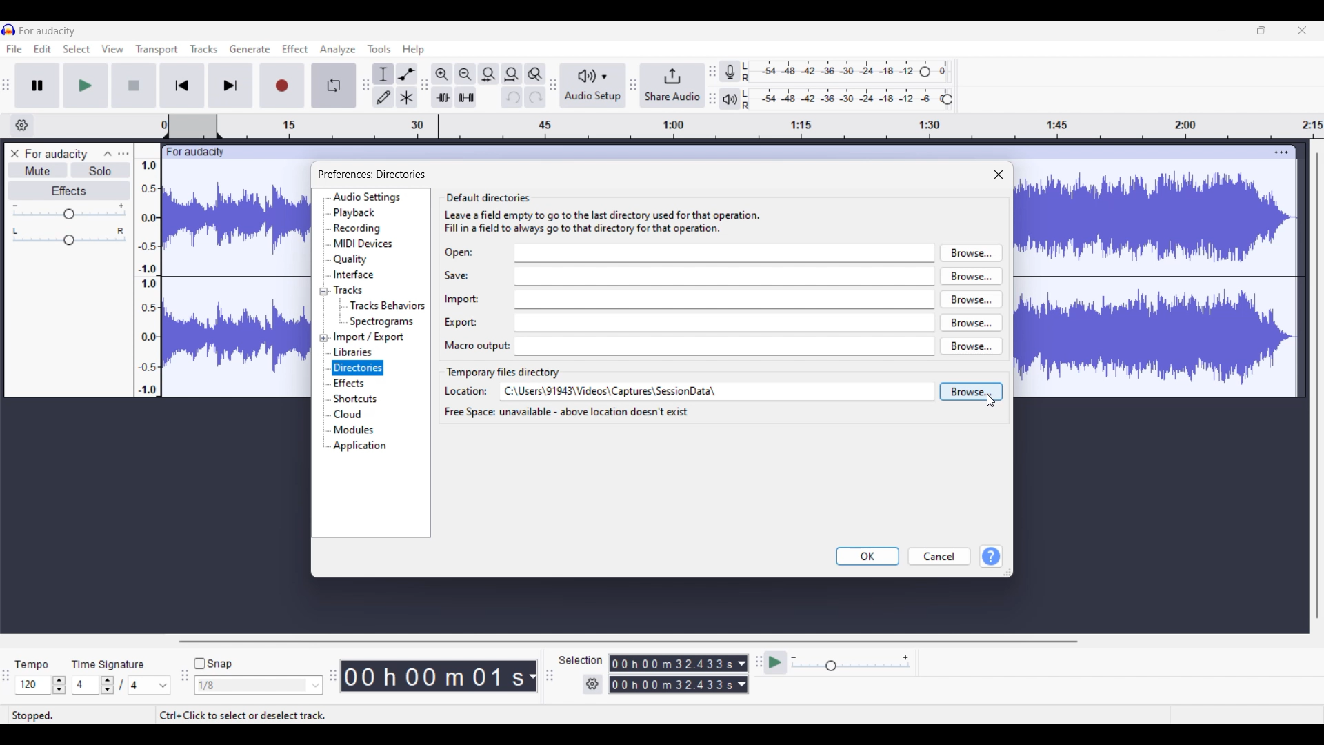 This screenshot has width=1324, height=745. Describe the element at coordinates (157, 50) in the screenshot. I see `Transport menu` at that location.